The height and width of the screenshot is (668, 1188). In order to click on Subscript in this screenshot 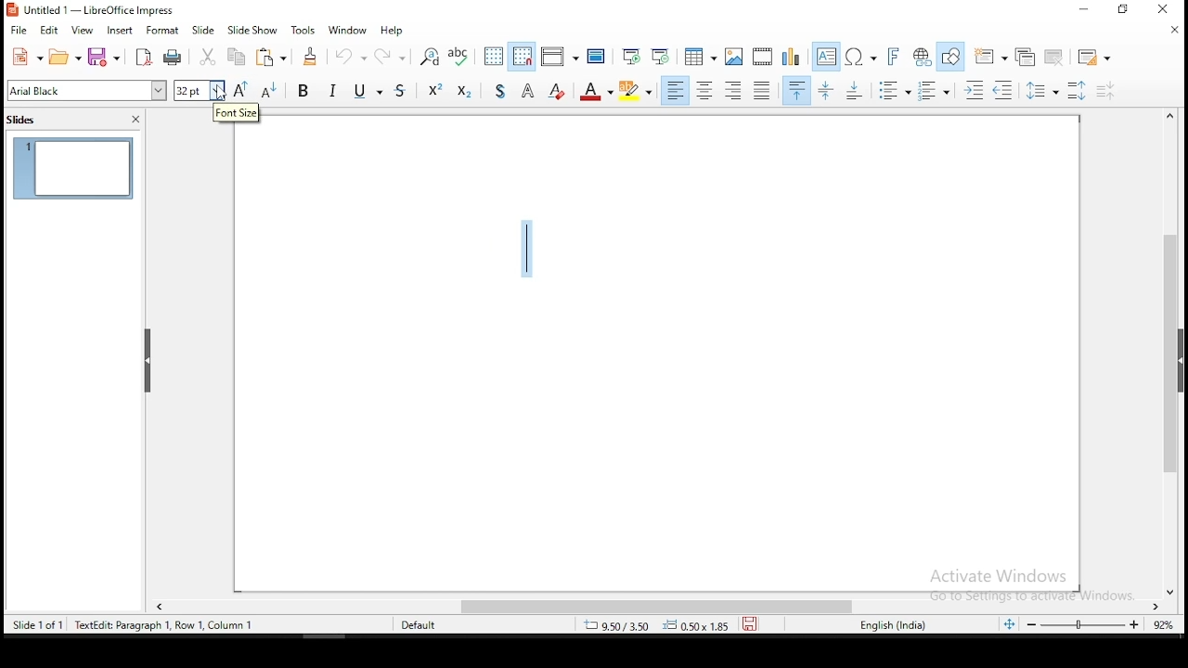, I will do `click(463, 89)`.